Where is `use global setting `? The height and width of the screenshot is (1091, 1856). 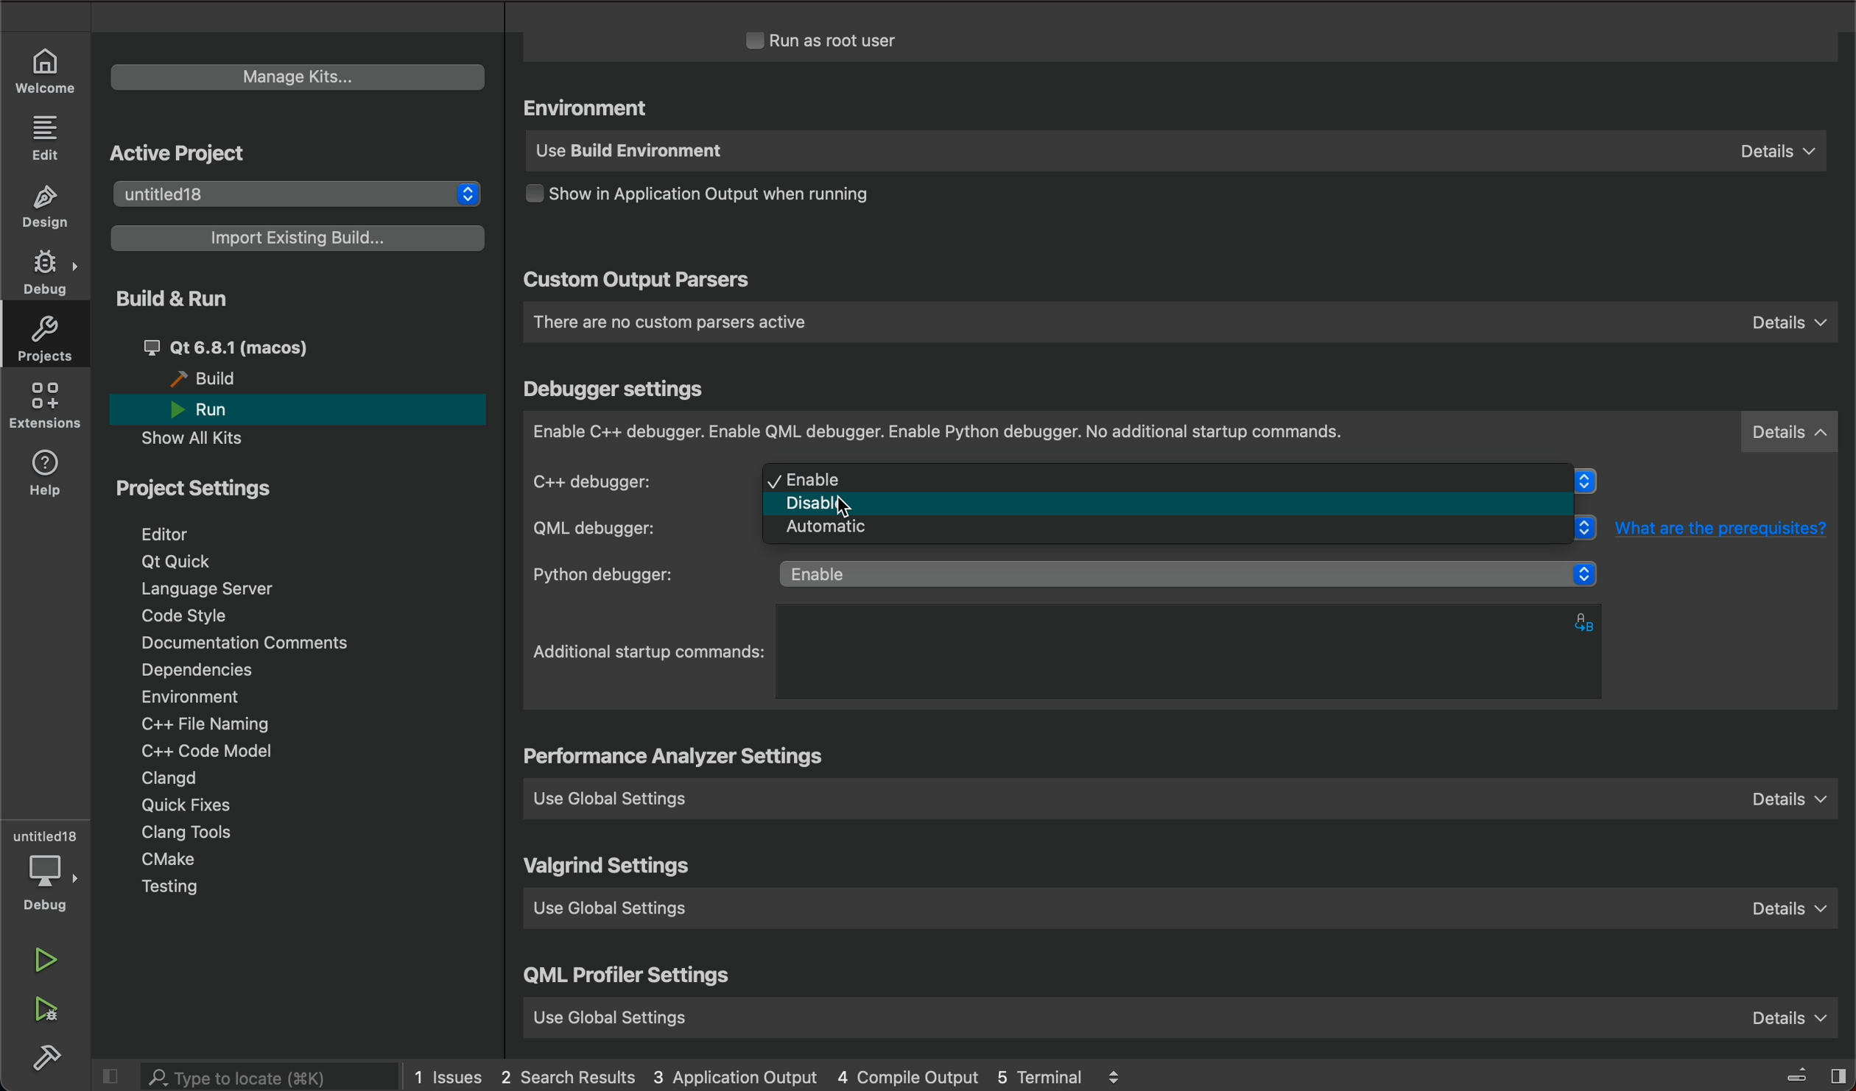 use global setting  is located at coordinates (1186, 914).